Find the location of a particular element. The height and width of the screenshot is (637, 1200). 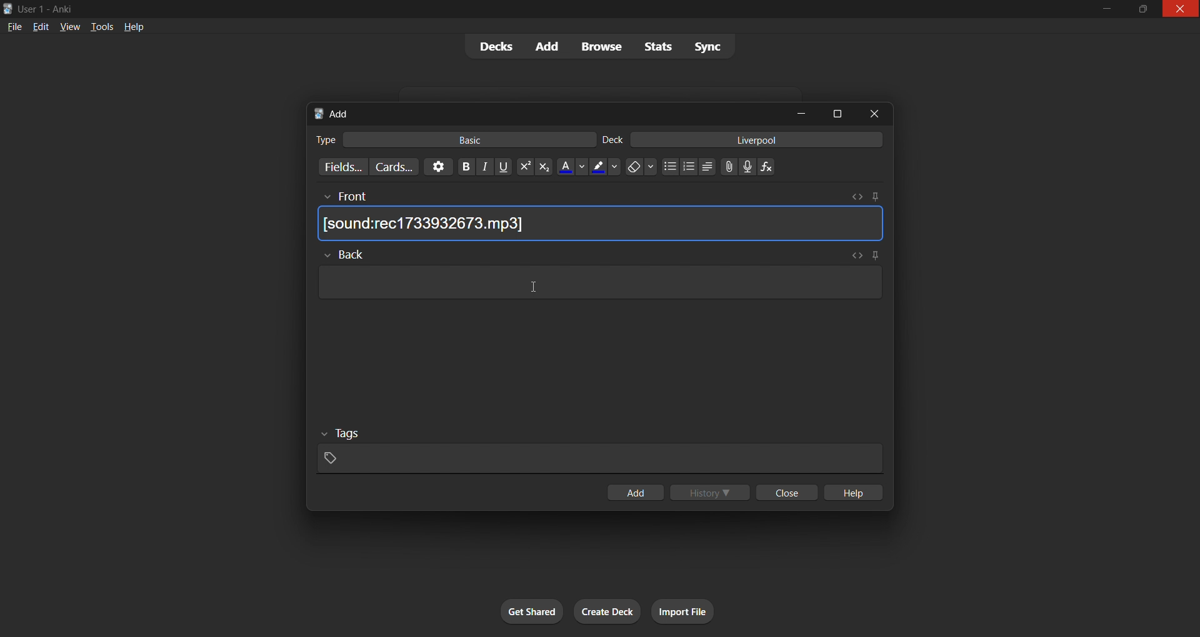

close is located at coordinates (869, 114).